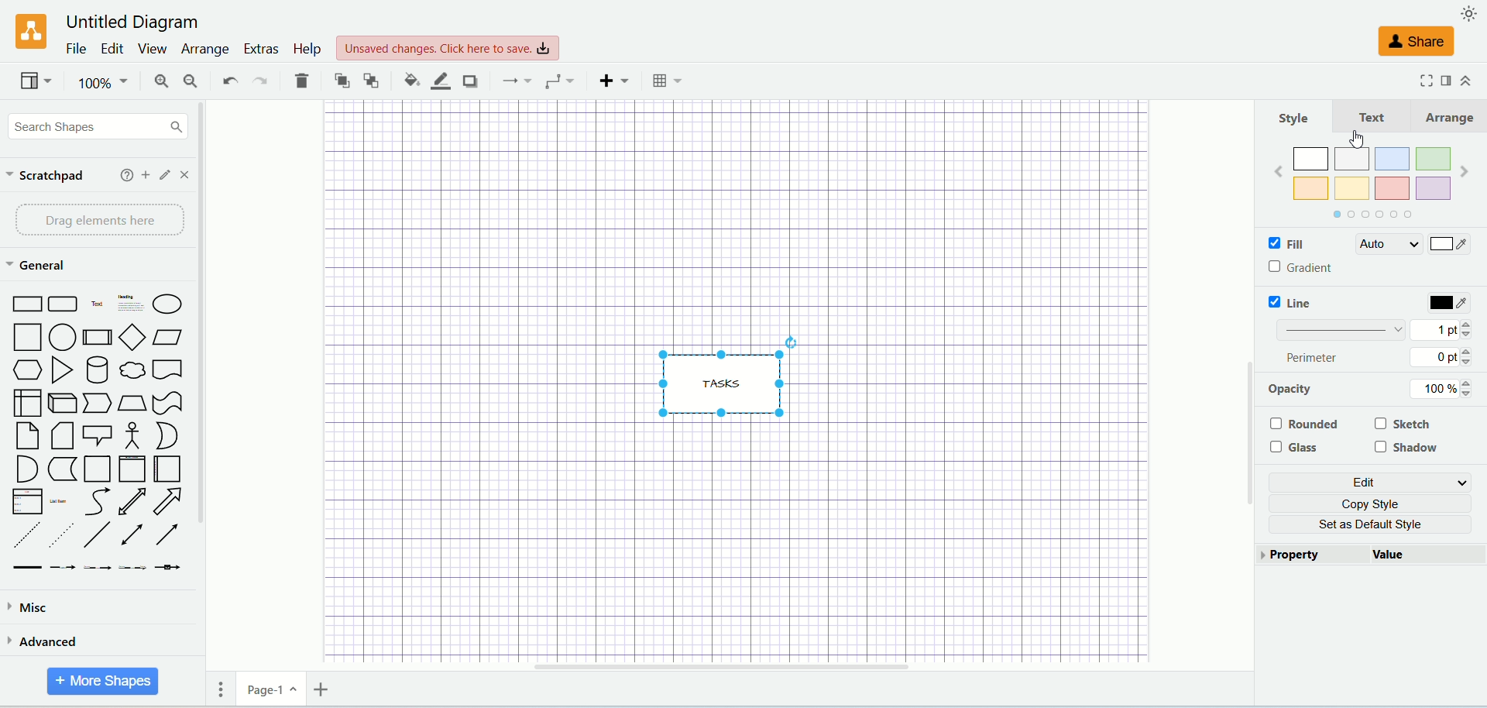  I want to click on auto, so click(1387, 244).